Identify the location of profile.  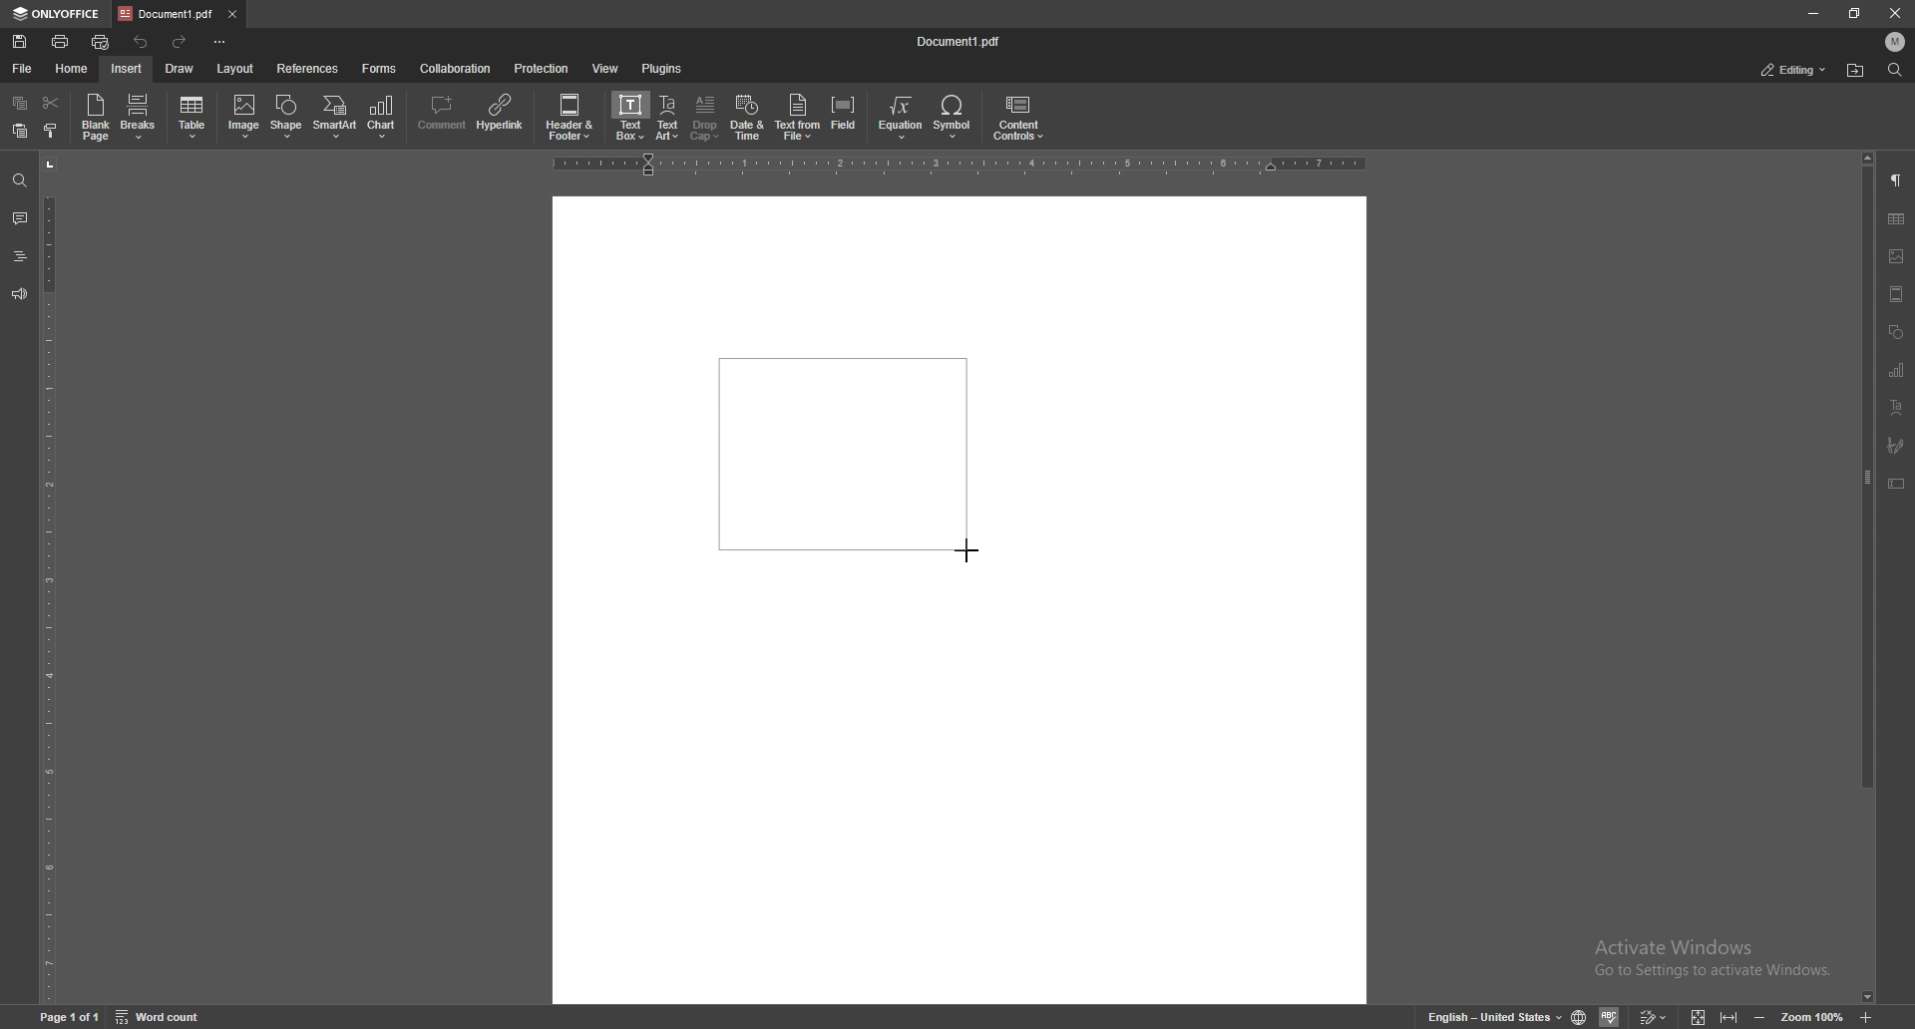
(1896, 42).